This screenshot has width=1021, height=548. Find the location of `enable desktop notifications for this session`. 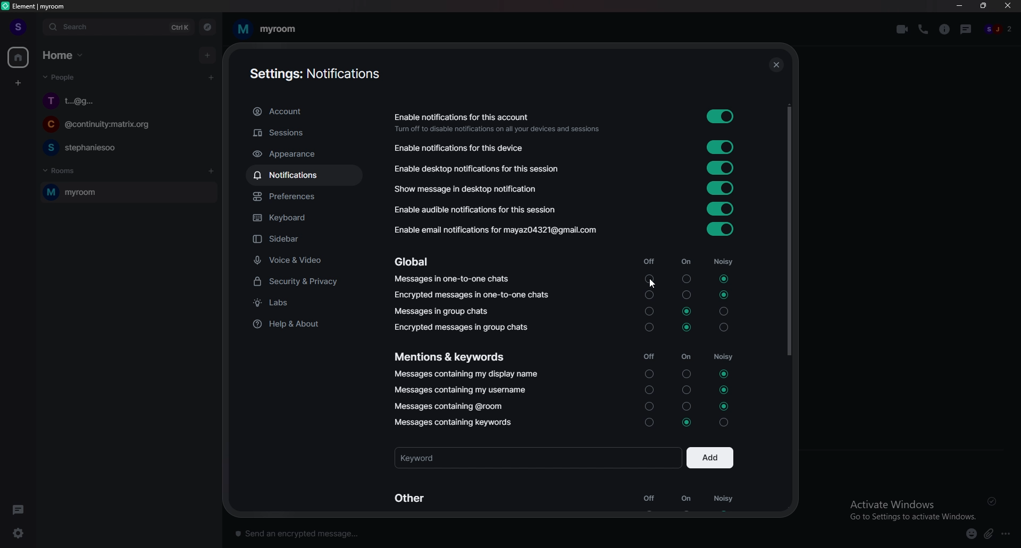

enable desktop notifications for this session is located at coordinates (482, 169).